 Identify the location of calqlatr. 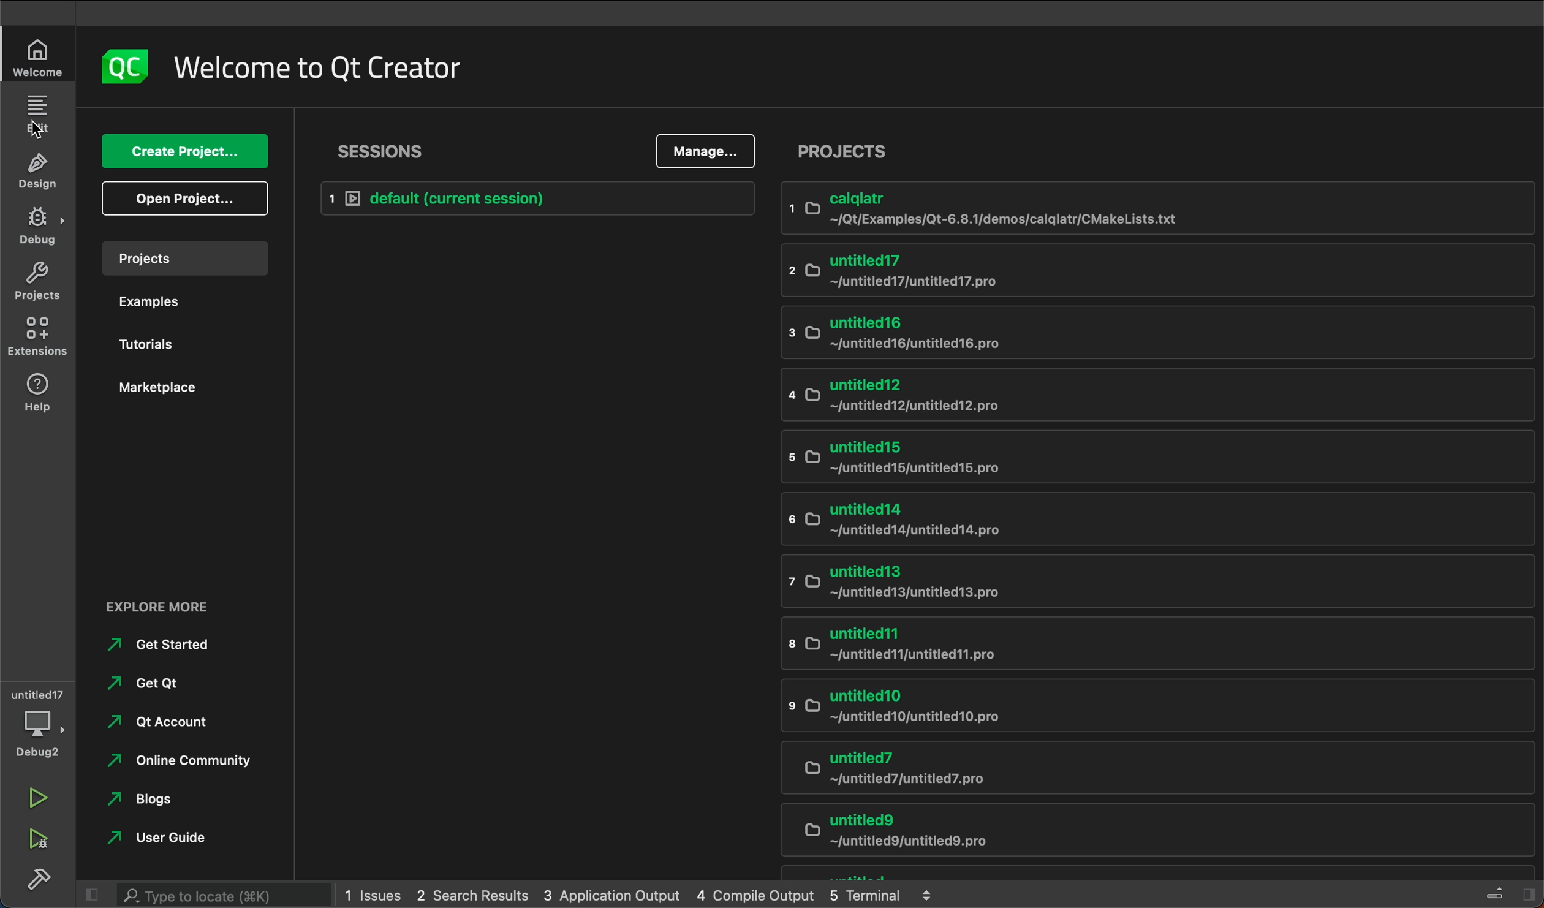
(1152, 207).